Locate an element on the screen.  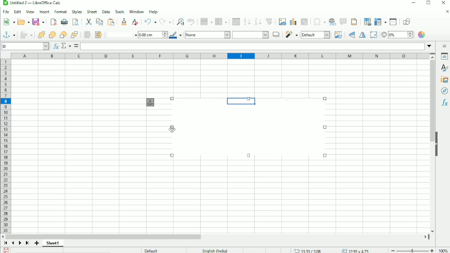
File is located at coordinates (6, 12).